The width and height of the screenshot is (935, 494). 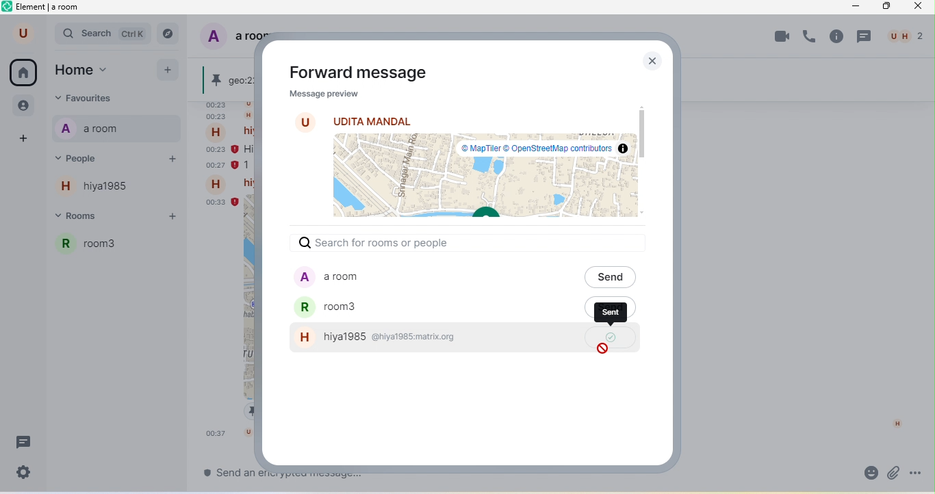 What do you see at coordinates (926, 369) in the screenshot?
I see `vertical scroll bar` at bounding box center [926, 369].